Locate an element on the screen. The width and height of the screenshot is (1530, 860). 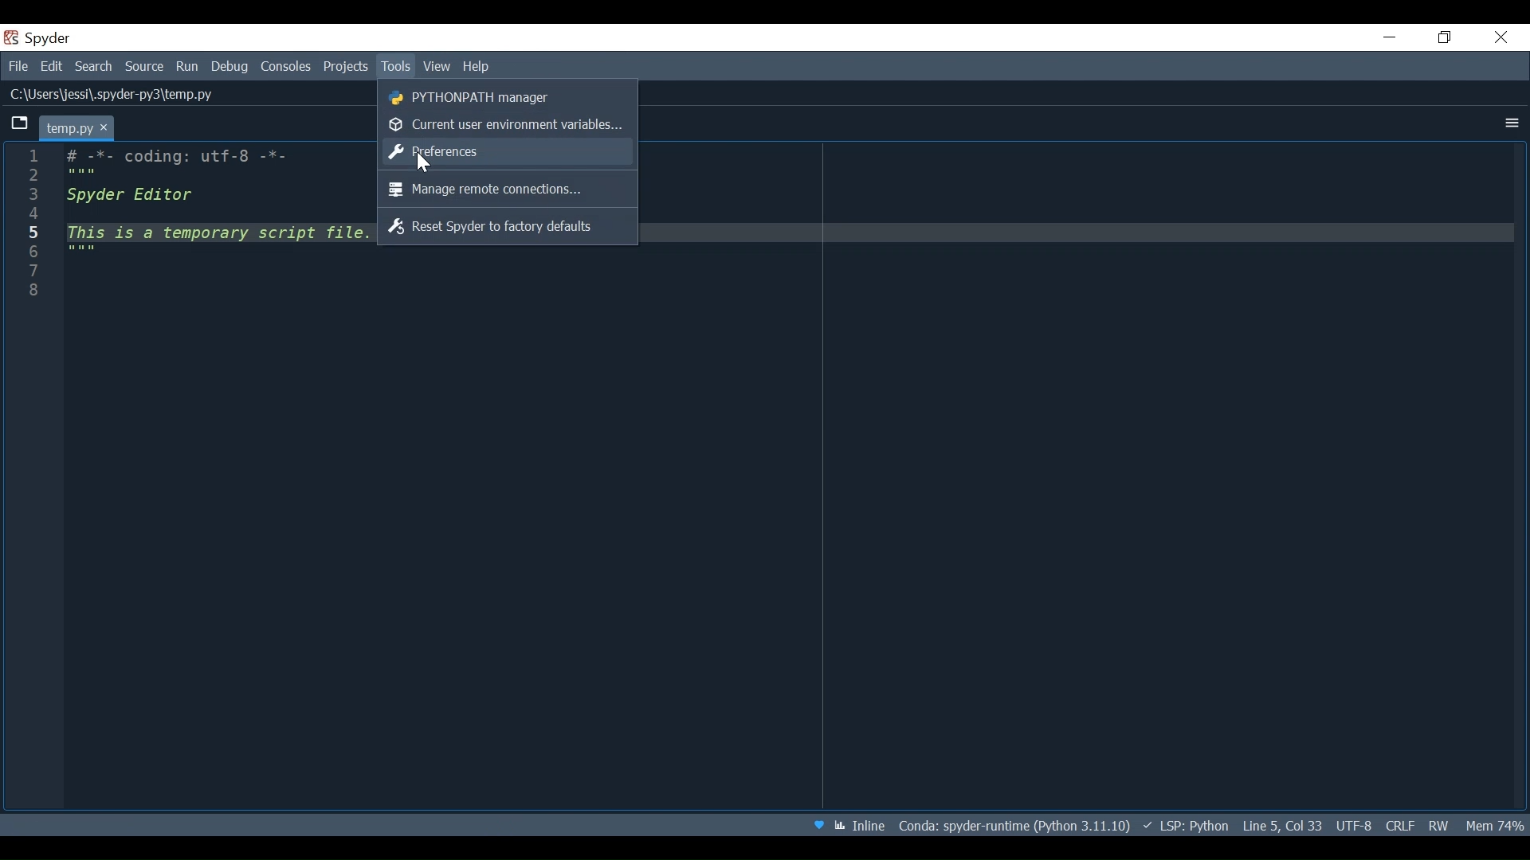
Help is located at coordinates (477, 67).